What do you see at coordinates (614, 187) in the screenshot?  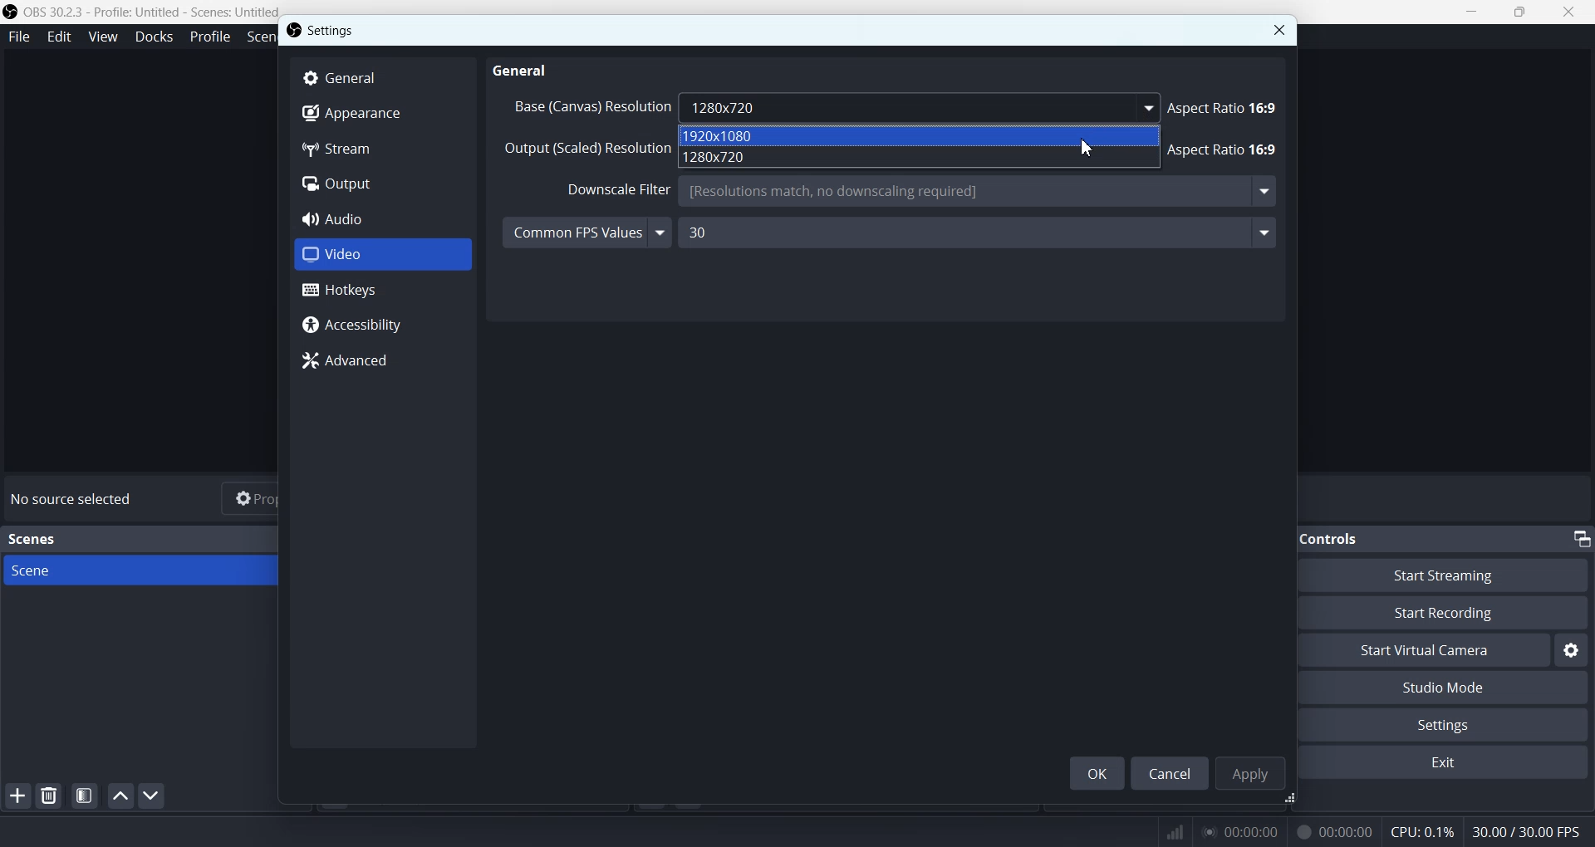 I see `filter` at bounding box center [614, 187].